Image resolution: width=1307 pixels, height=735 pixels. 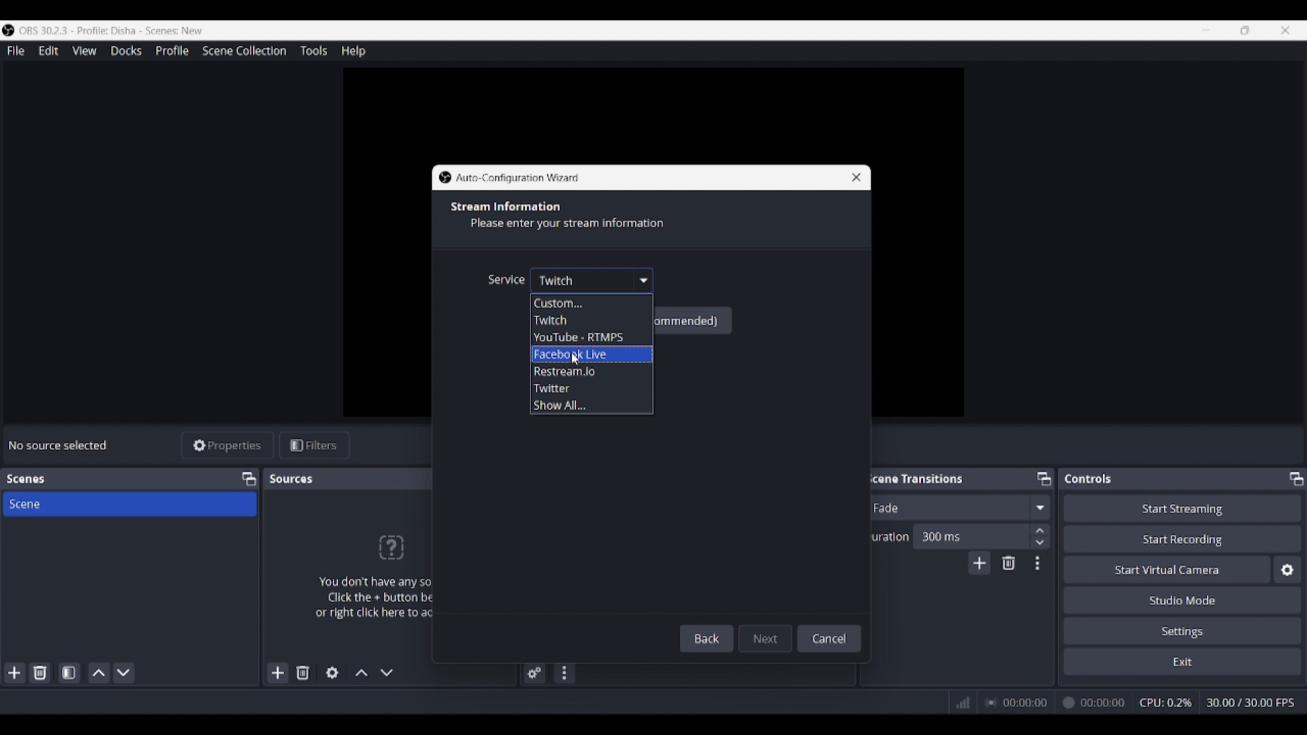 What do you see at coordinates (979, 563) in the screenshot?
I see `Add transition` at bounding box center [979, 563].